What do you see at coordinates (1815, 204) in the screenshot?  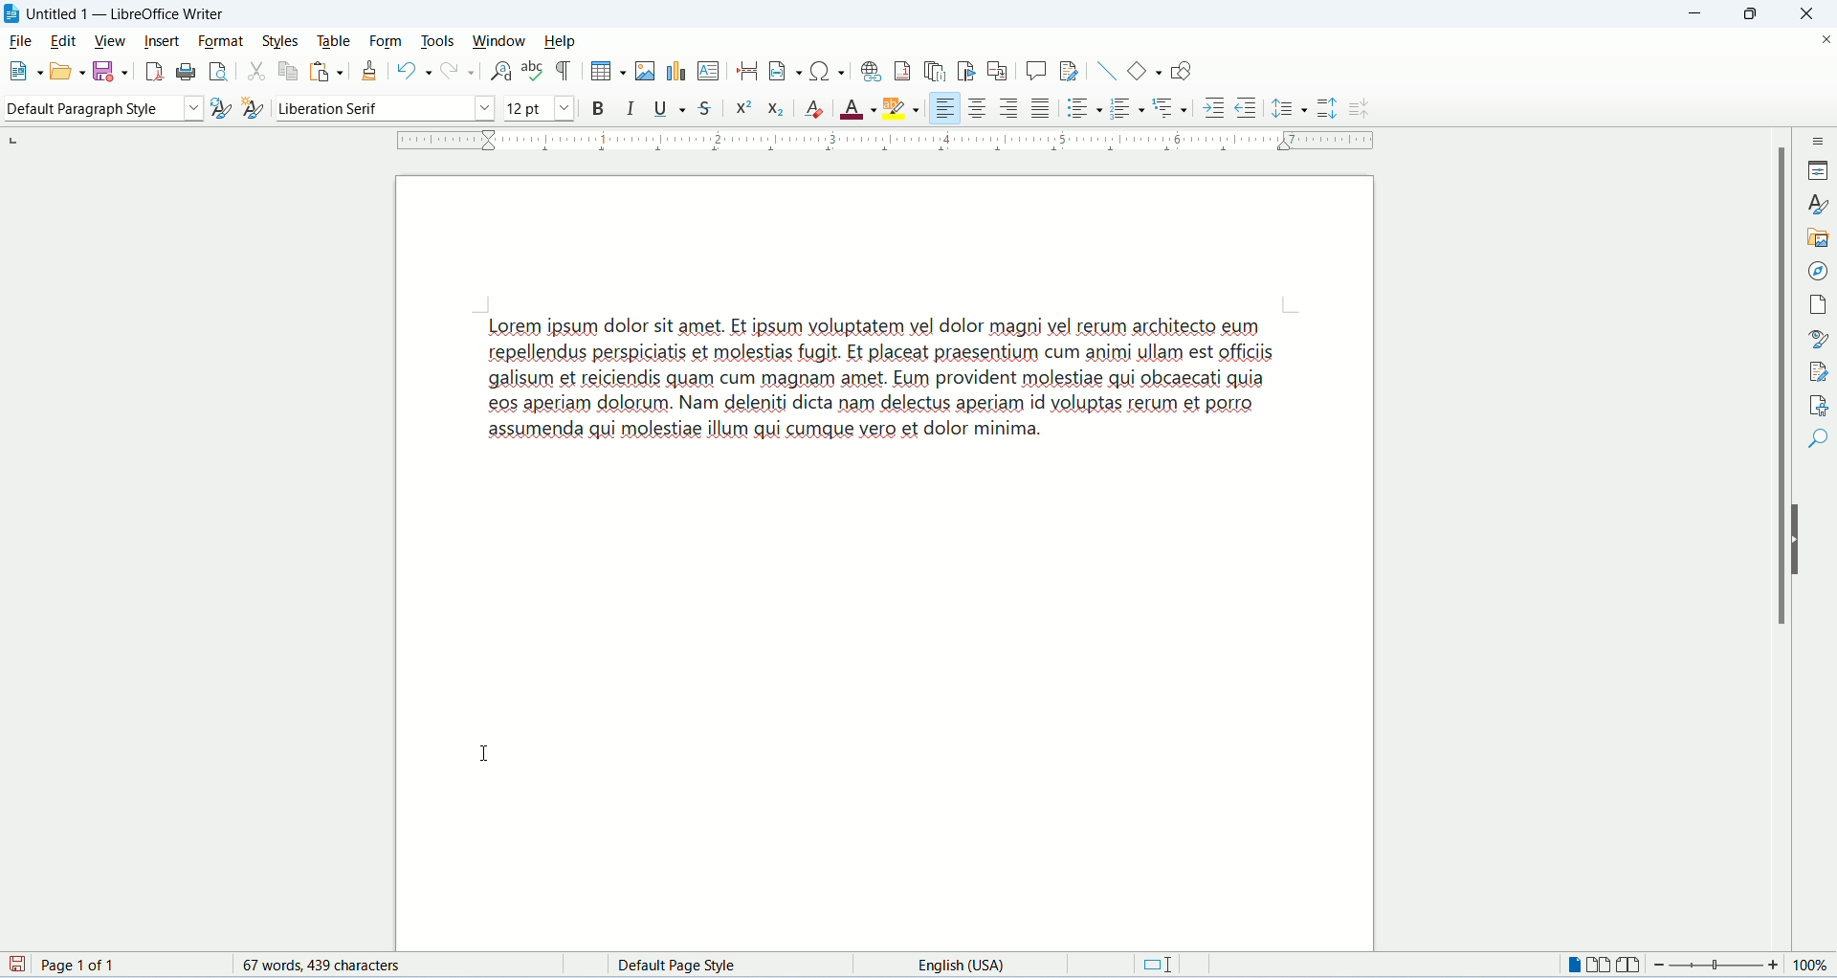 I see `style` at bounding box center [1815, 204].